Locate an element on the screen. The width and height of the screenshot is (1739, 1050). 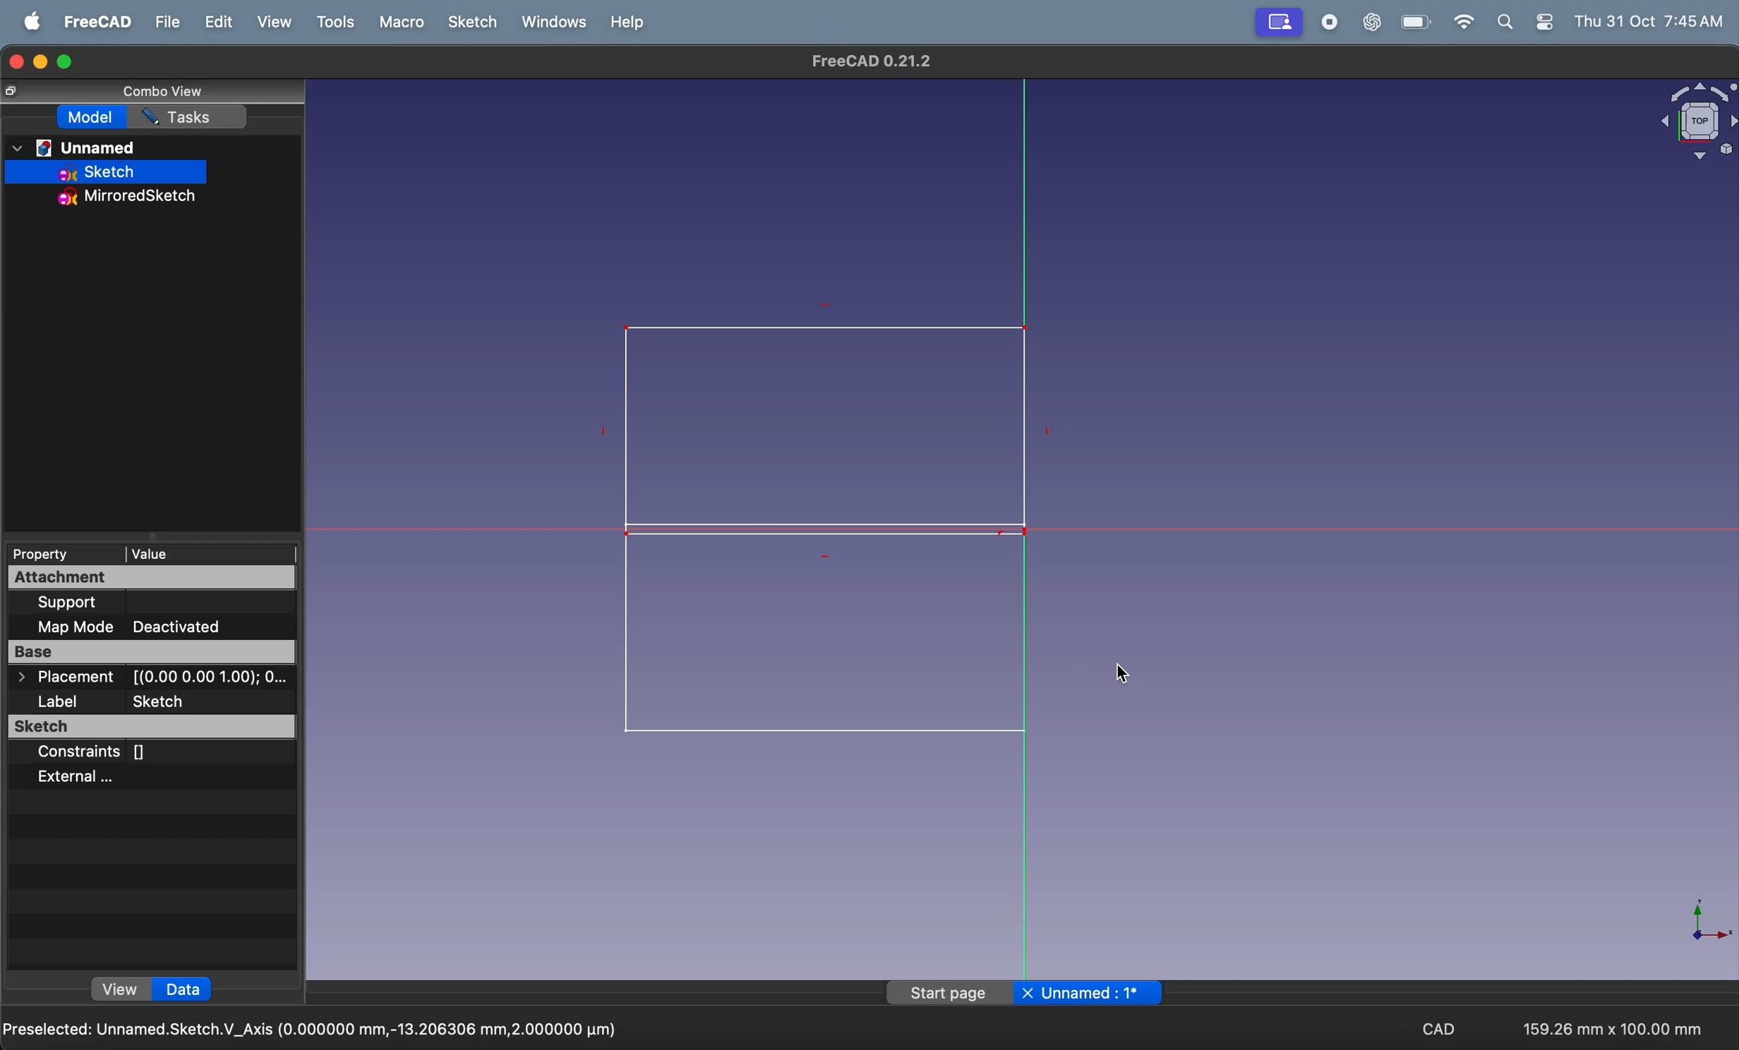
chatgpt is located at coordinates (1372, 23).